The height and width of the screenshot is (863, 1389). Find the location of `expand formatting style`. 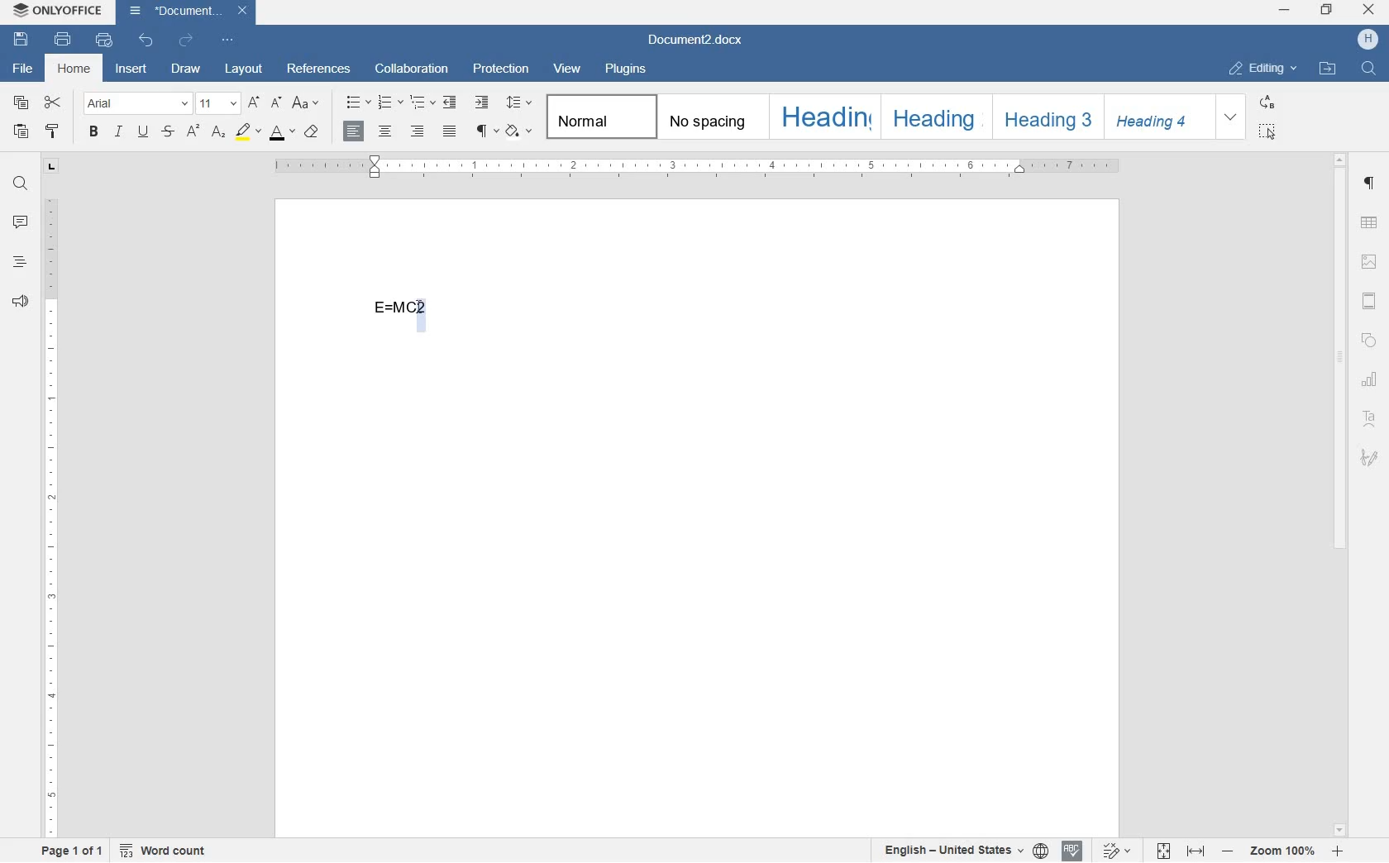

expand formatting style is located at coordinates (1231, 117).